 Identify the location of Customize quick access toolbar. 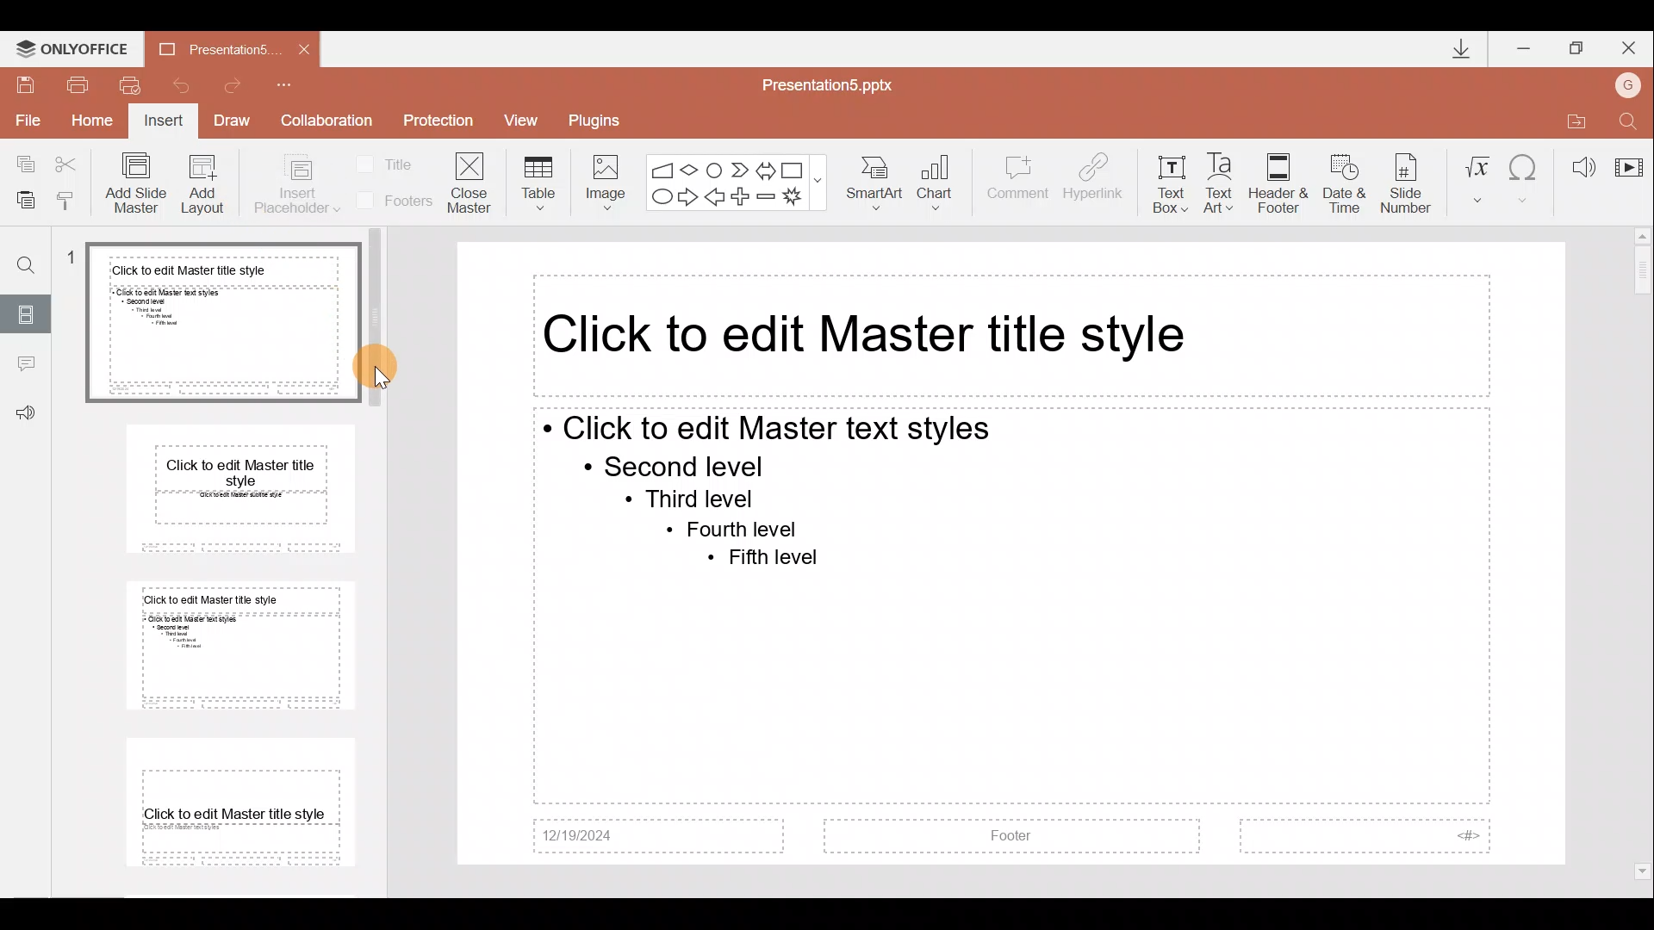
(295, 84).